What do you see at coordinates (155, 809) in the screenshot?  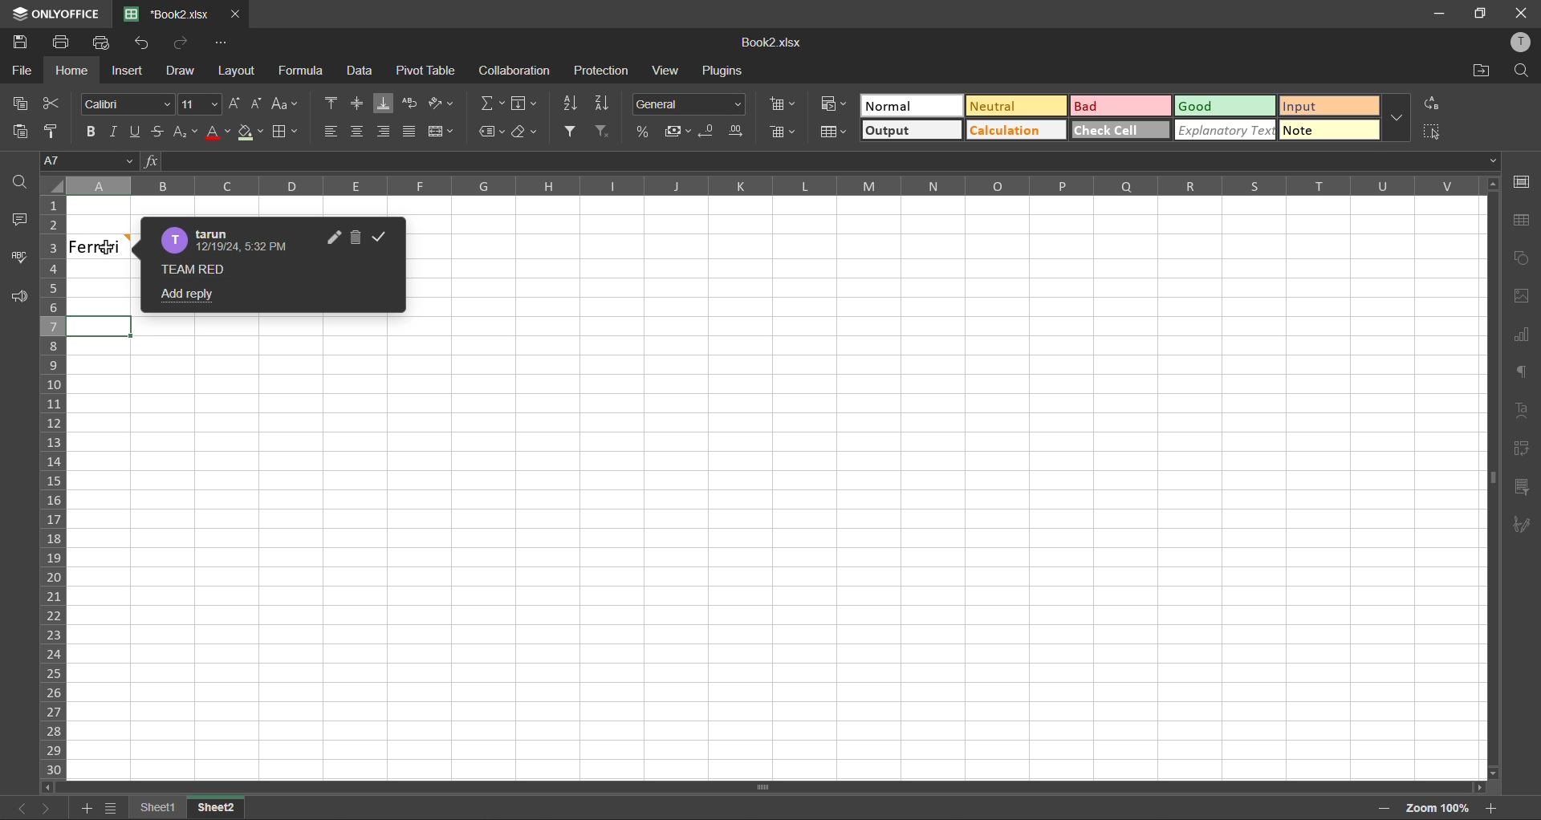 I see `sheet1` at bounding box center [155, 809].